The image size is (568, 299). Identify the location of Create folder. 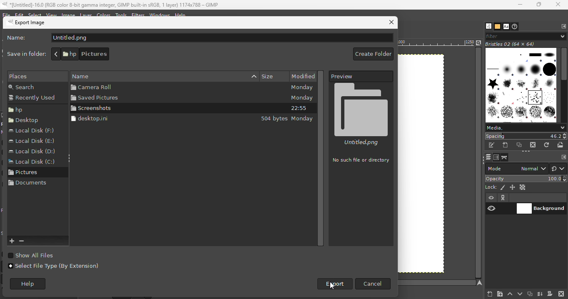
(372, 55).